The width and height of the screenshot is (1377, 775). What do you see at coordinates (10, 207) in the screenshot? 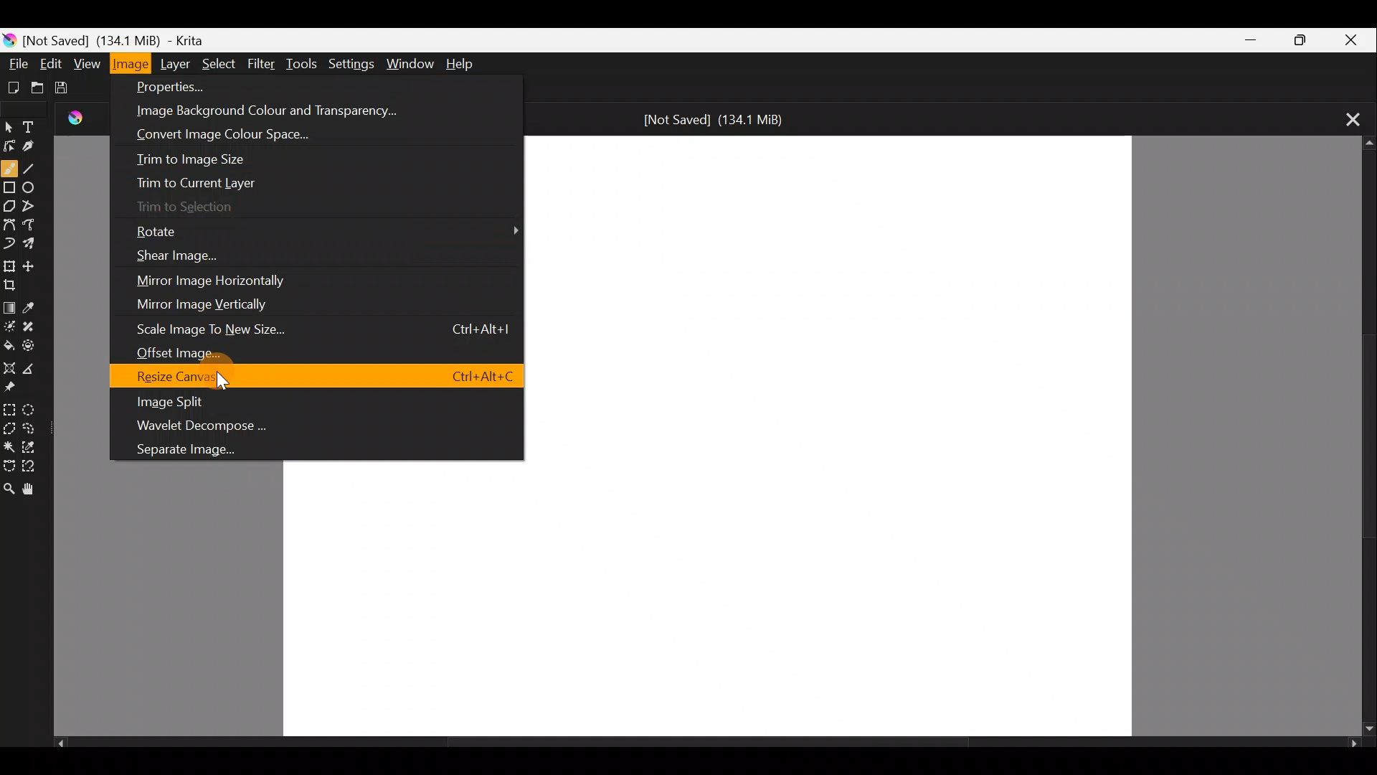
I see `Polygon tool` at bounding box center [10, 207].